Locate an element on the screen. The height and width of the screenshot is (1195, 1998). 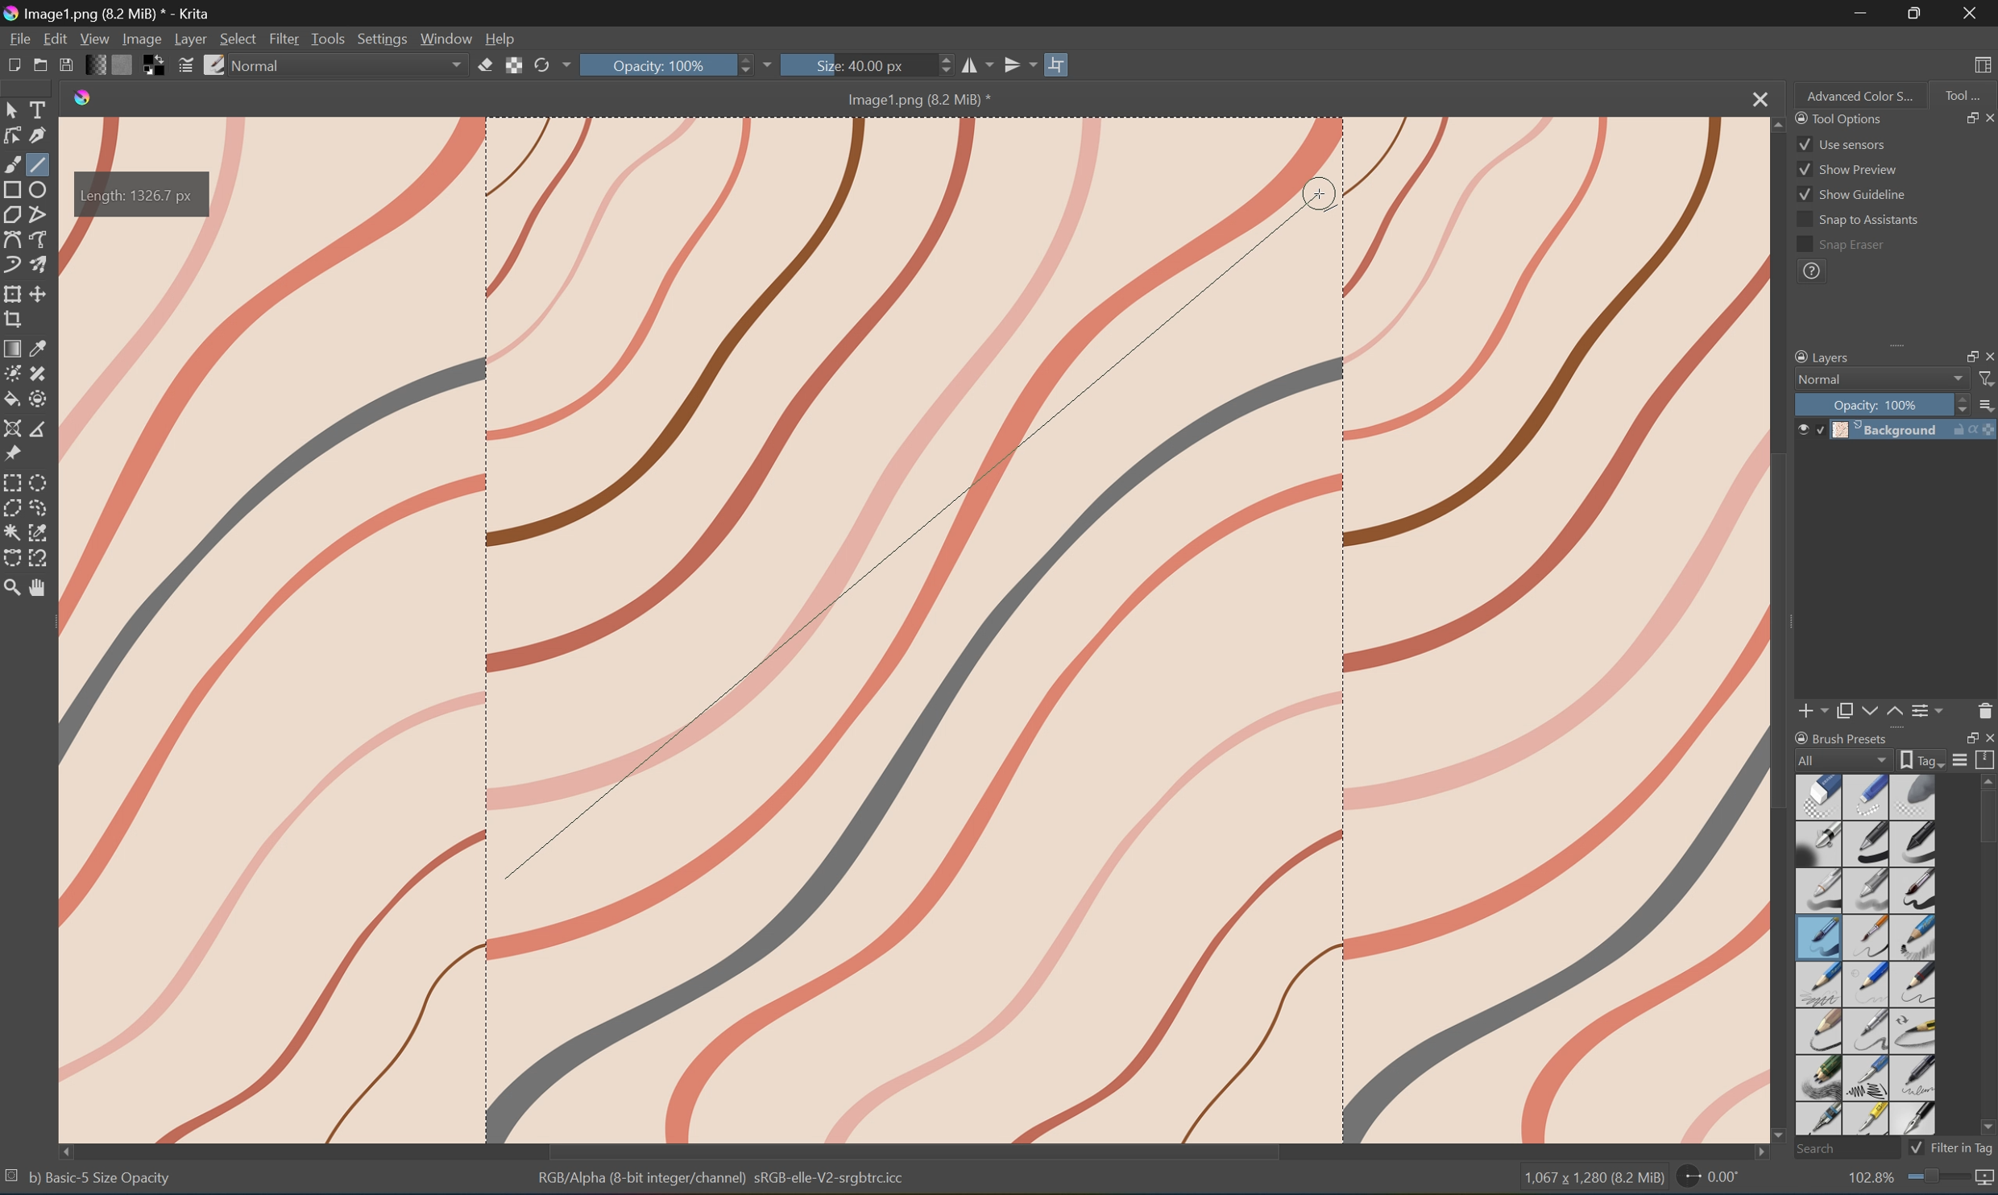
1,067 * 1,280 (3.2 MB) is located at coordinates (1591, 1180).